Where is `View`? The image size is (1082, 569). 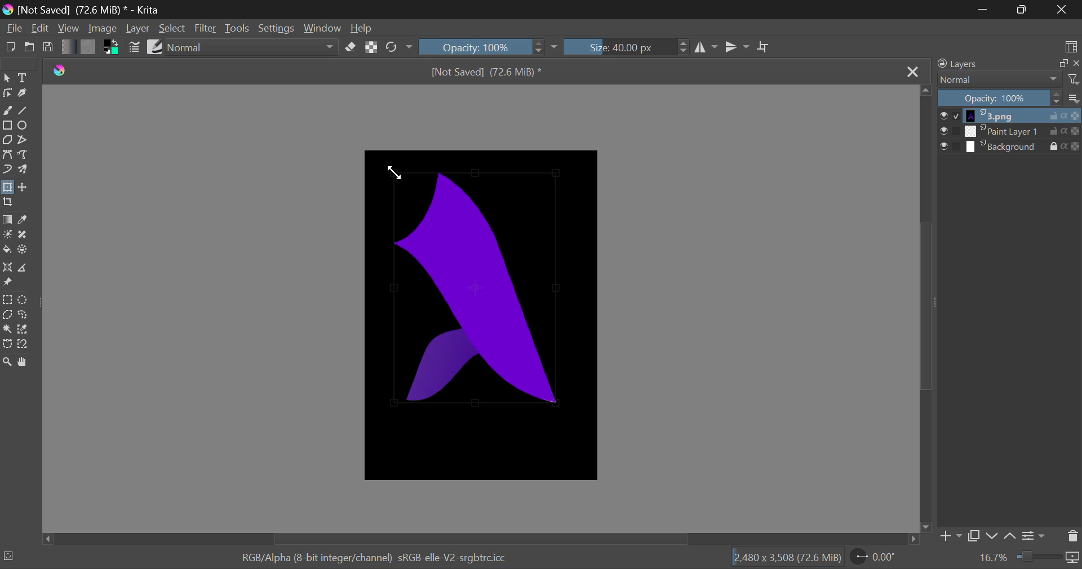
View is located at coordinates (69, 28).